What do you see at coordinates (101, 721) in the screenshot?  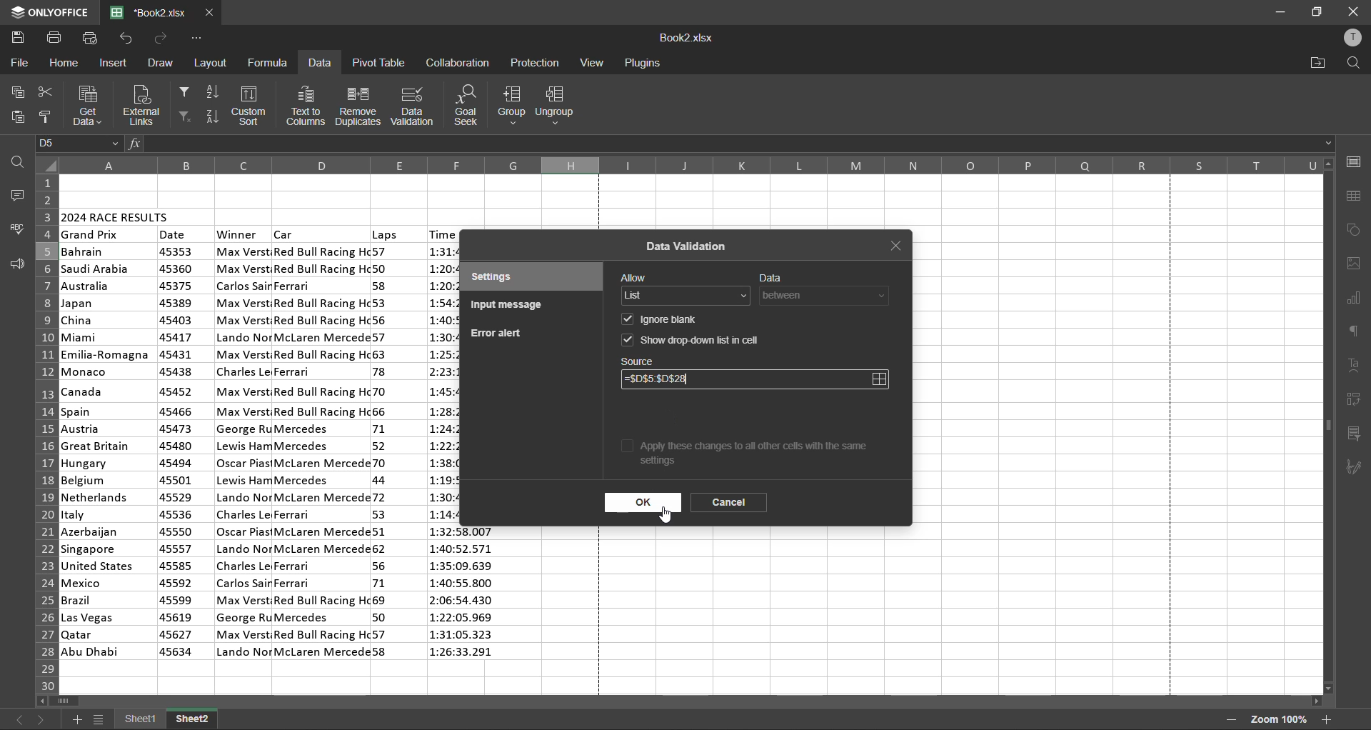 I see `sheet list` at bounding box center [101, 721].